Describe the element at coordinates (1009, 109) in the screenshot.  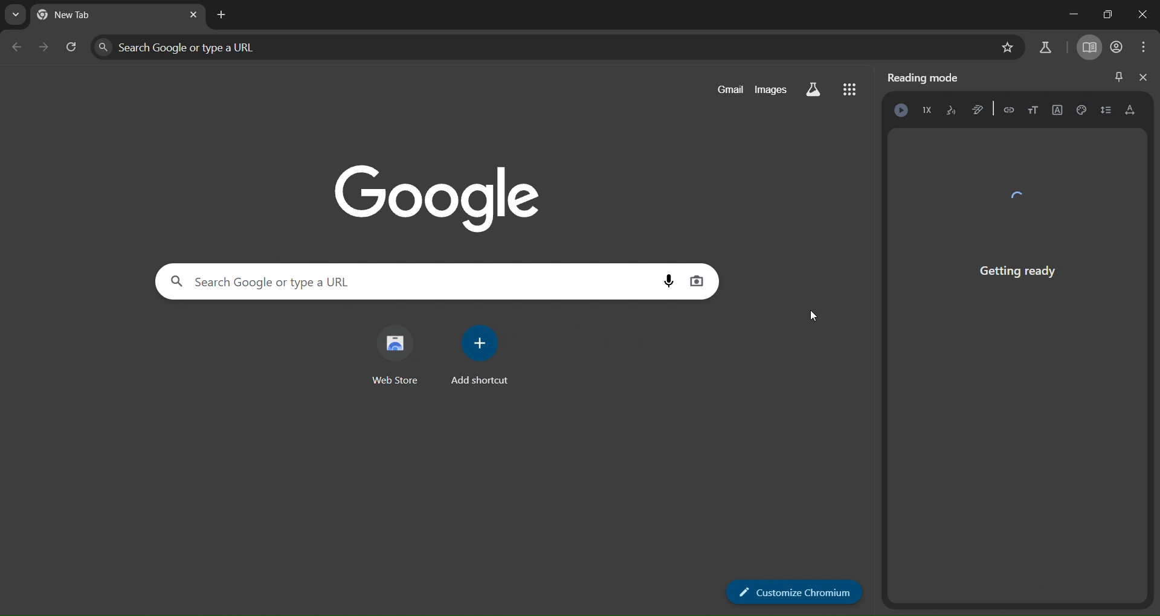
I see `disable links` at that location.